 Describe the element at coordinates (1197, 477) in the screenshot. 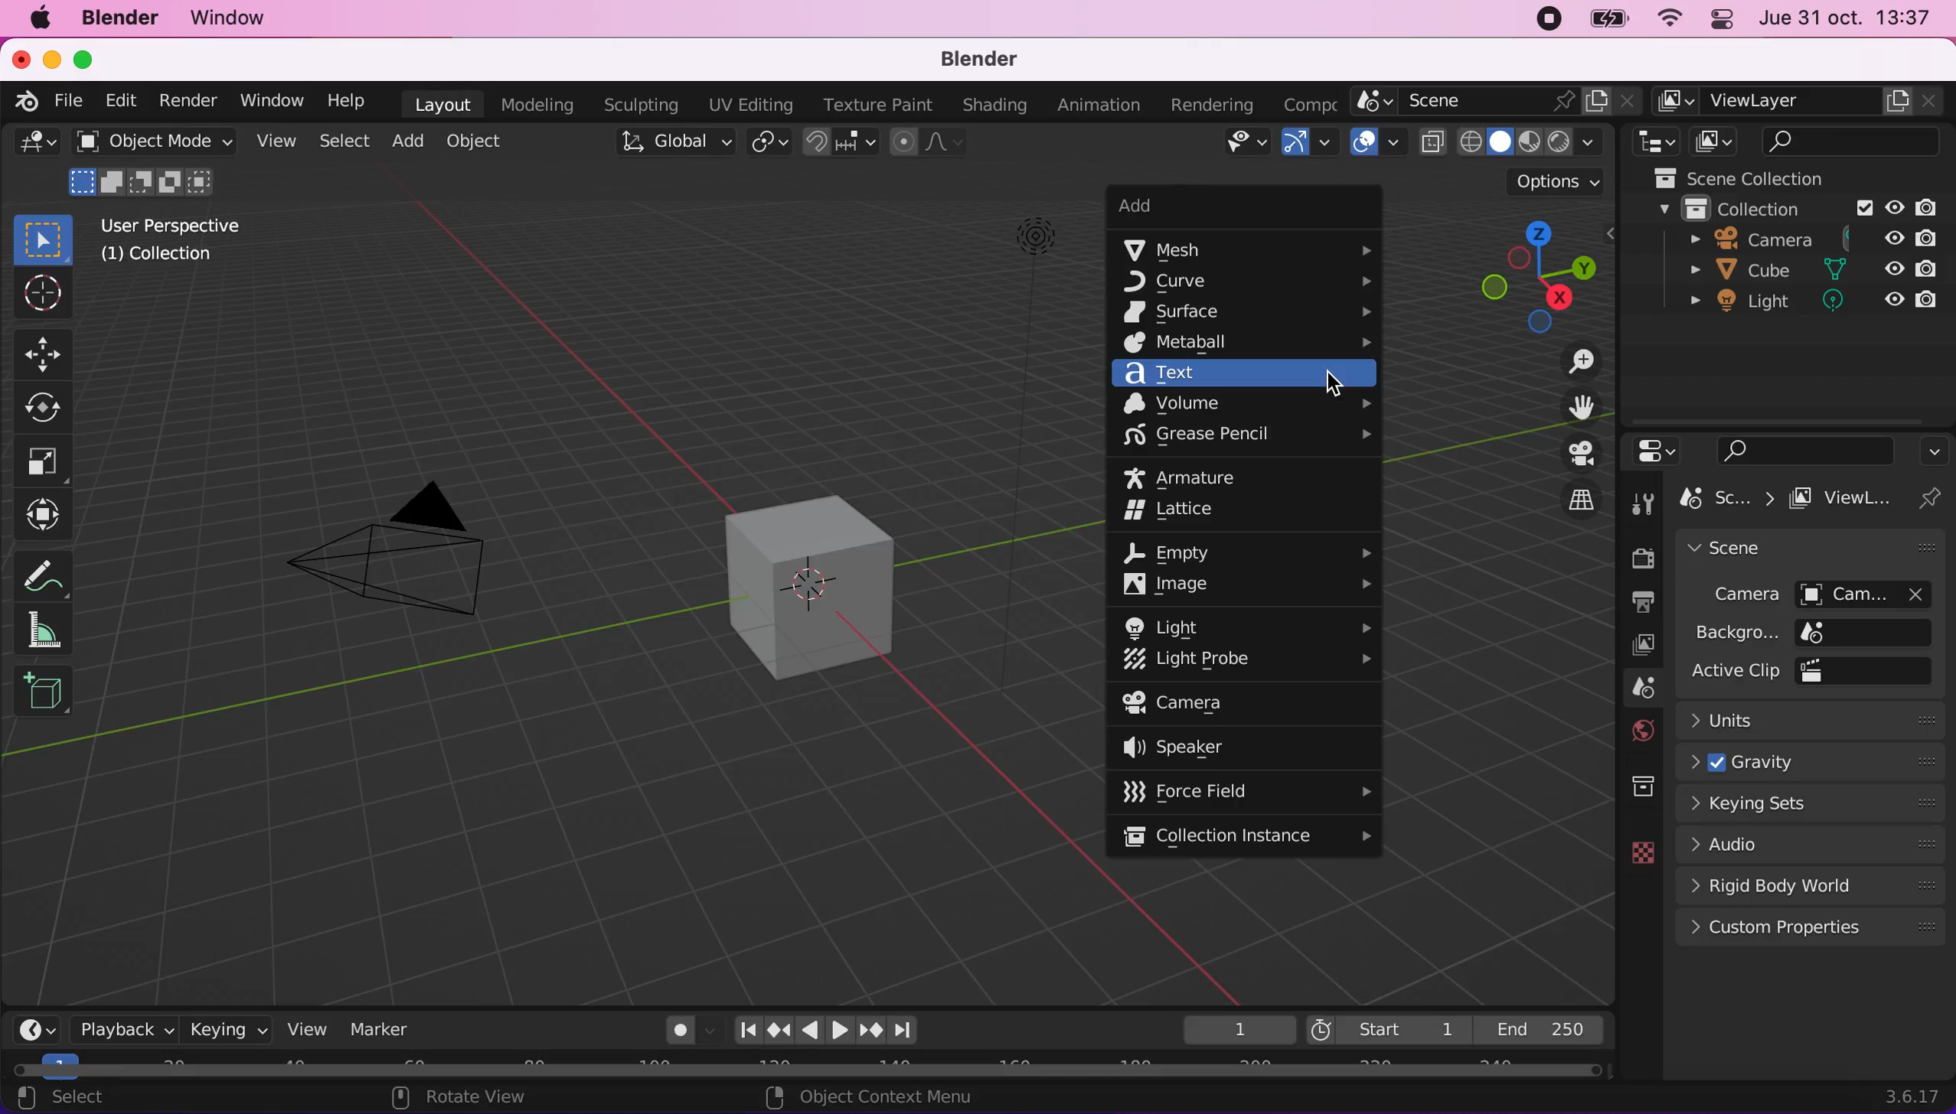

I see `armature` at that location.